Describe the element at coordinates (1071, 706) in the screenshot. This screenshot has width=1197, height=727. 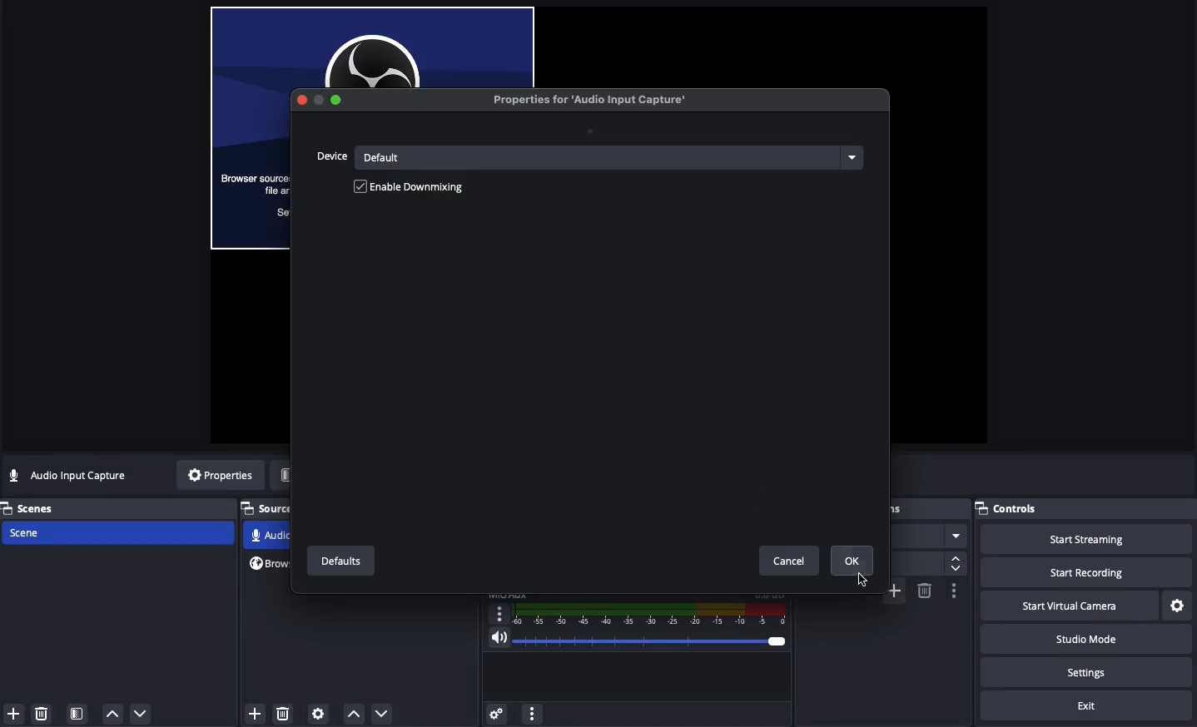
I see `Exit` at that location.